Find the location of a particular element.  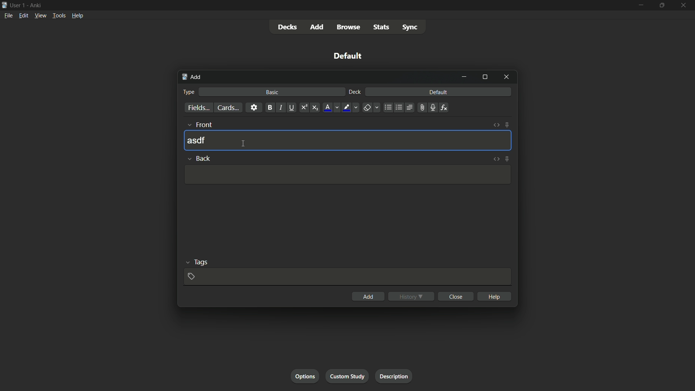

record audio is located at coordinates (433, 107).